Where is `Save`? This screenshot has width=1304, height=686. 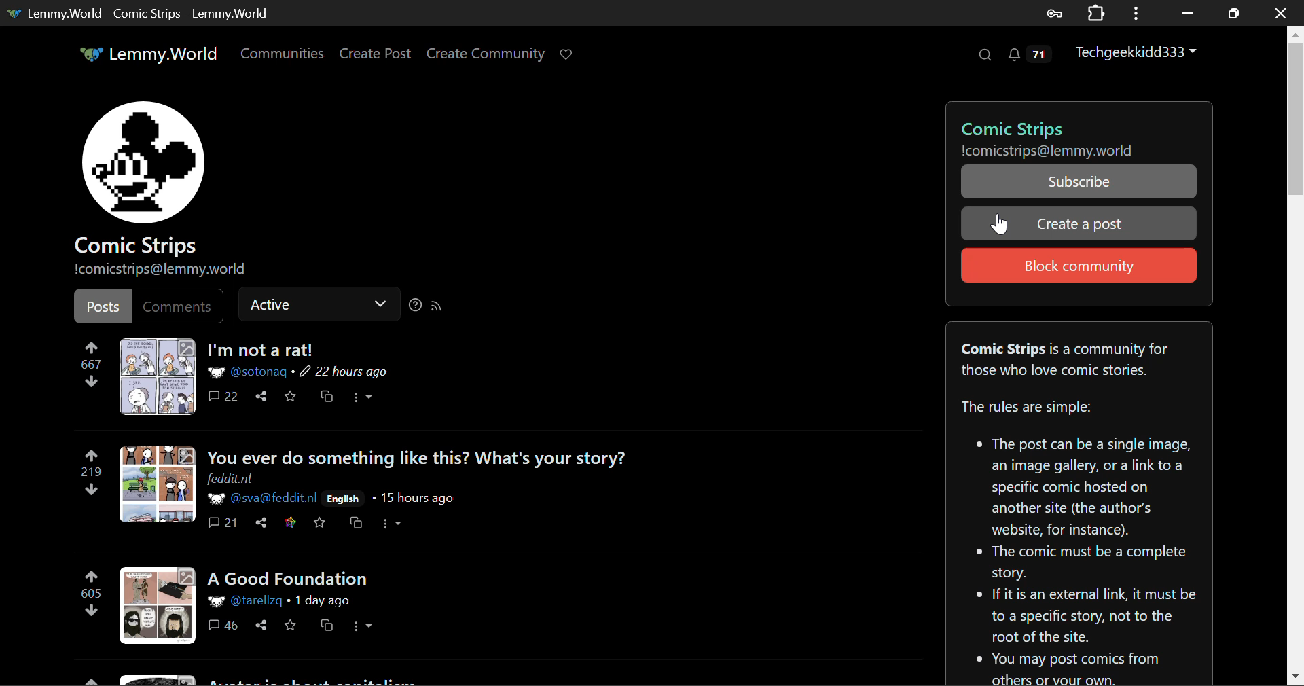 Save is located at coordinates (294, 624).